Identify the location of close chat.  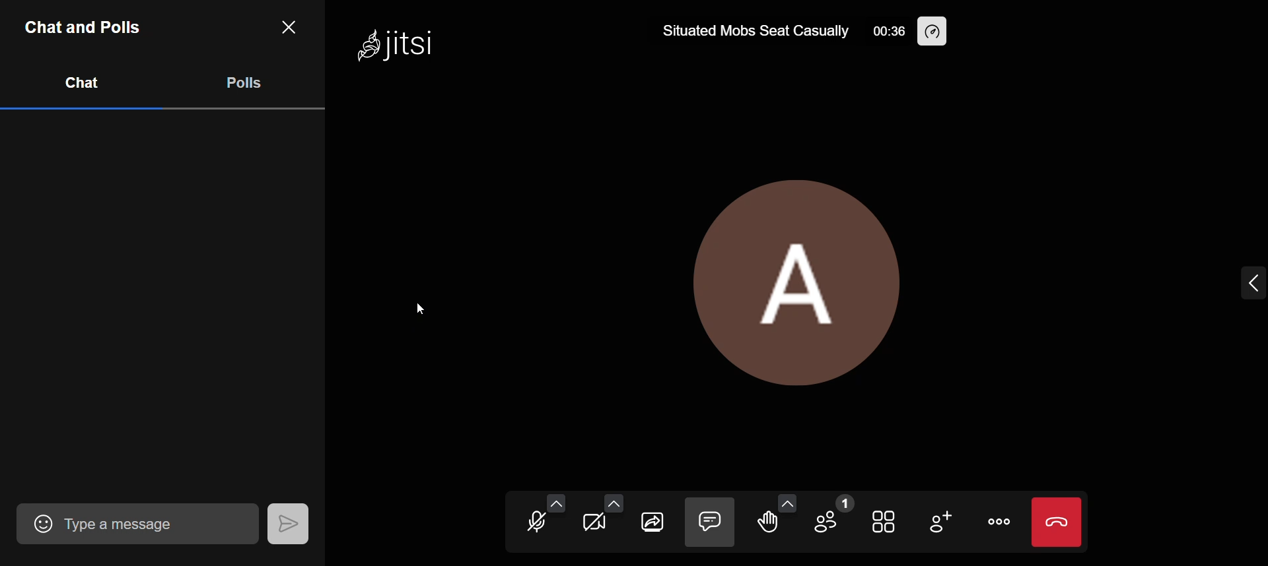
(709, 522).